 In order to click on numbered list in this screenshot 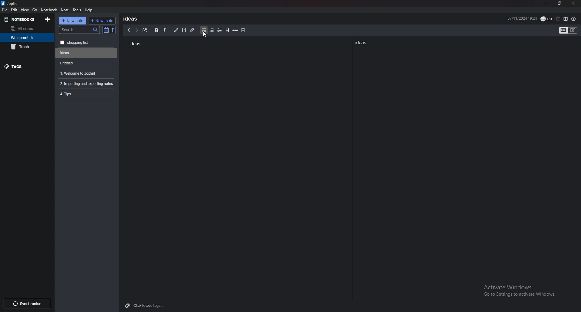, I will do `click(211, 31)`.